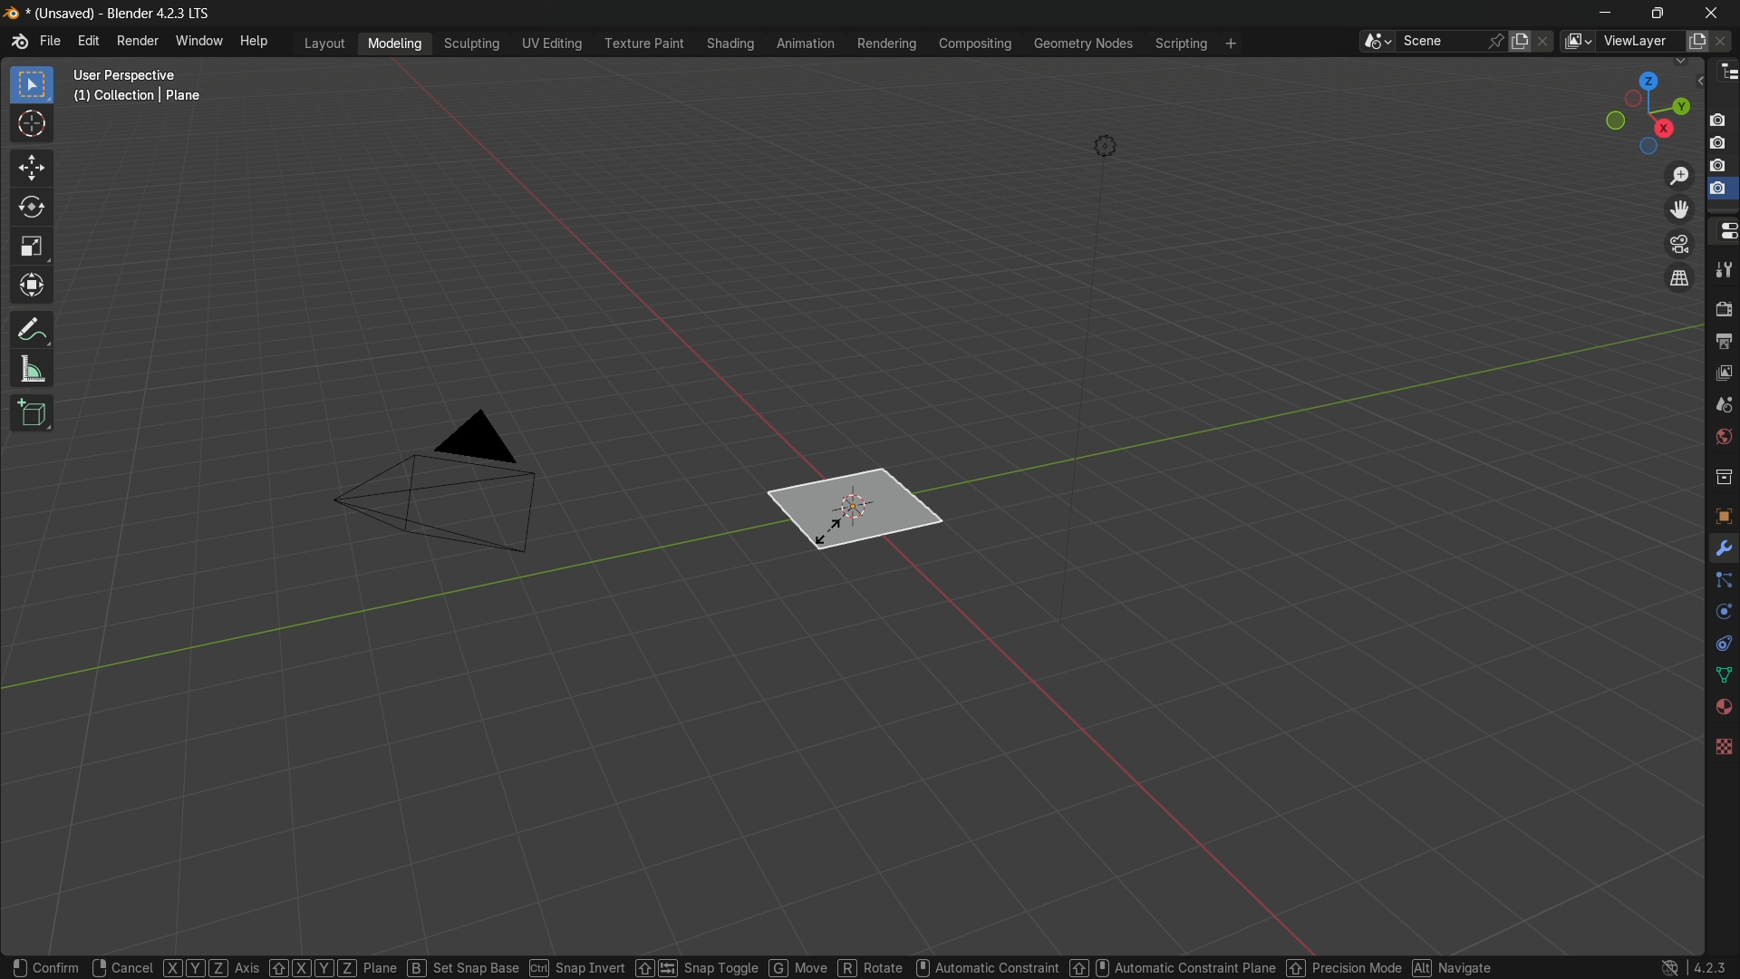  Describe the element at coordinates (1547, 43) in the screenshot. I see `delete scene` at that location.